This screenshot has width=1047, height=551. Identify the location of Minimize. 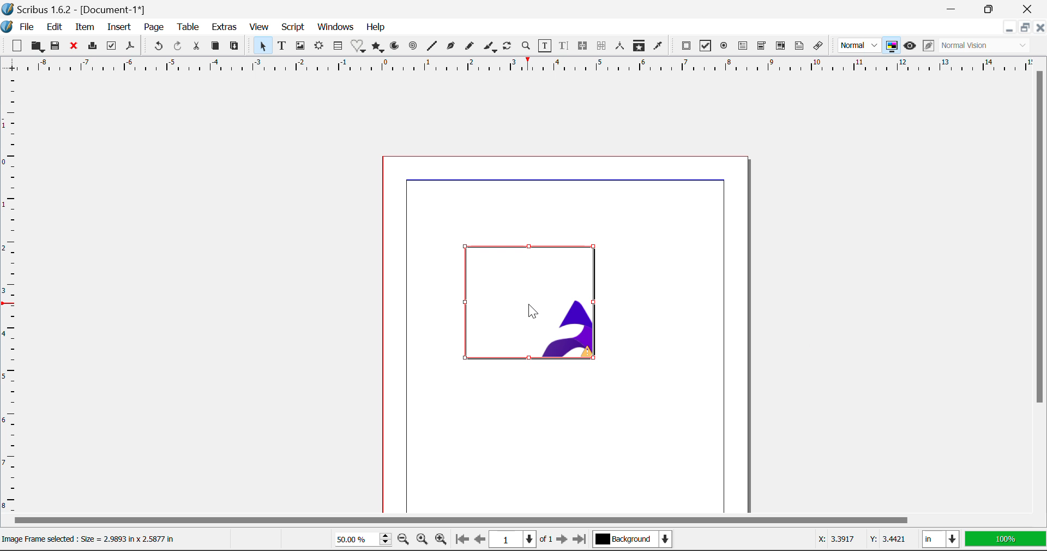
(992, 9).